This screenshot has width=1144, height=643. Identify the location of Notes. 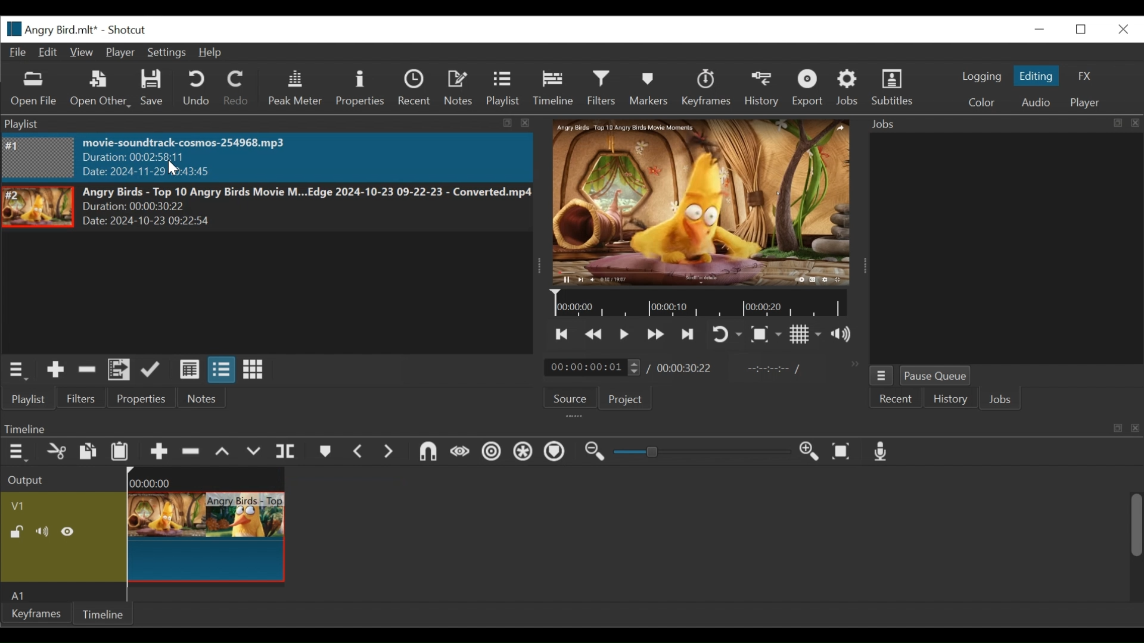
(457, 88).